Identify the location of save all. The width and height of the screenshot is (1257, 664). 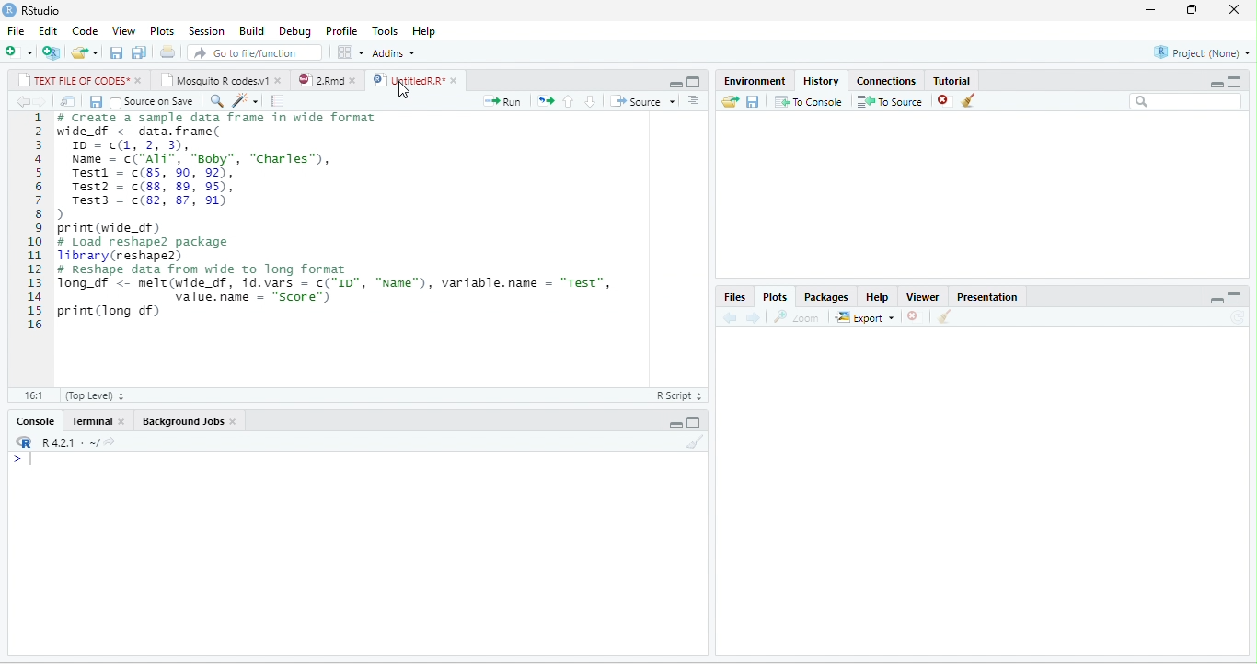
(139, 52).